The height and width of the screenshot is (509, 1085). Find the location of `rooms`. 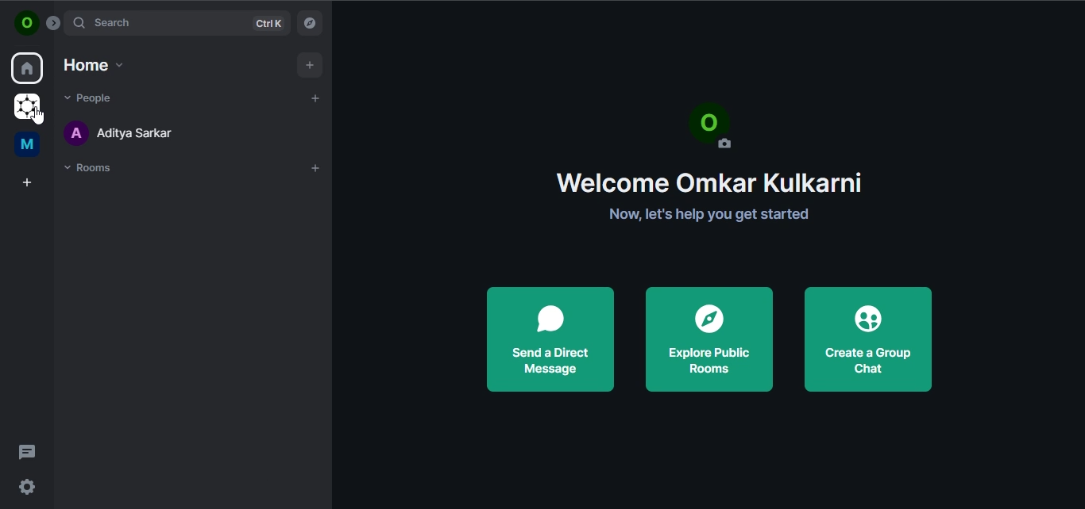

rooms is located at coordinates (93, 168).